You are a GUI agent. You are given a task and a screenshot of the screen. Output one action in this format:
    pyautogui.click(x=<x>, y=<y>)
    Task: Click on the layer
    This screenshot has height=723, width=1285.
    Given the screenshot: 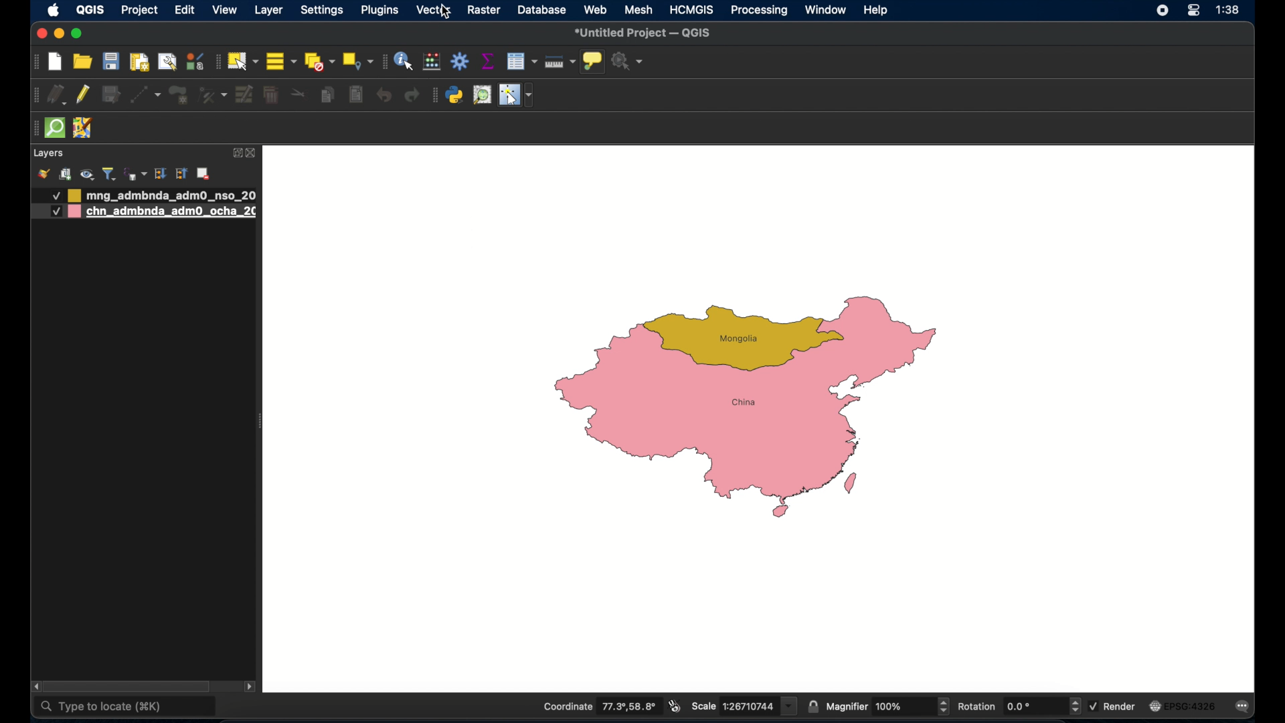 What is the action you would take?
    pyautogui.click(x=269, y=11)
    